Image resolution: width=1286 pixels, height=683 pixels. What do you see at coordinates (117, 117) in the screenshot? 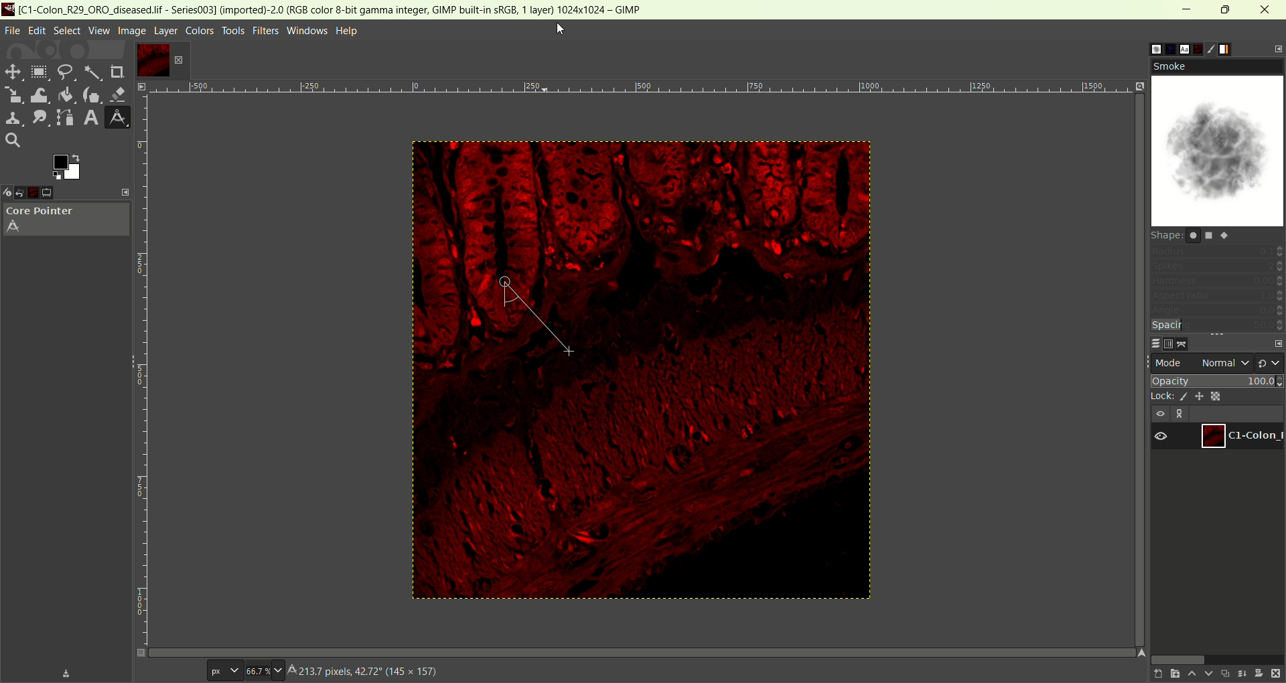
I see `measure tool` at bounding box center [117, 117].